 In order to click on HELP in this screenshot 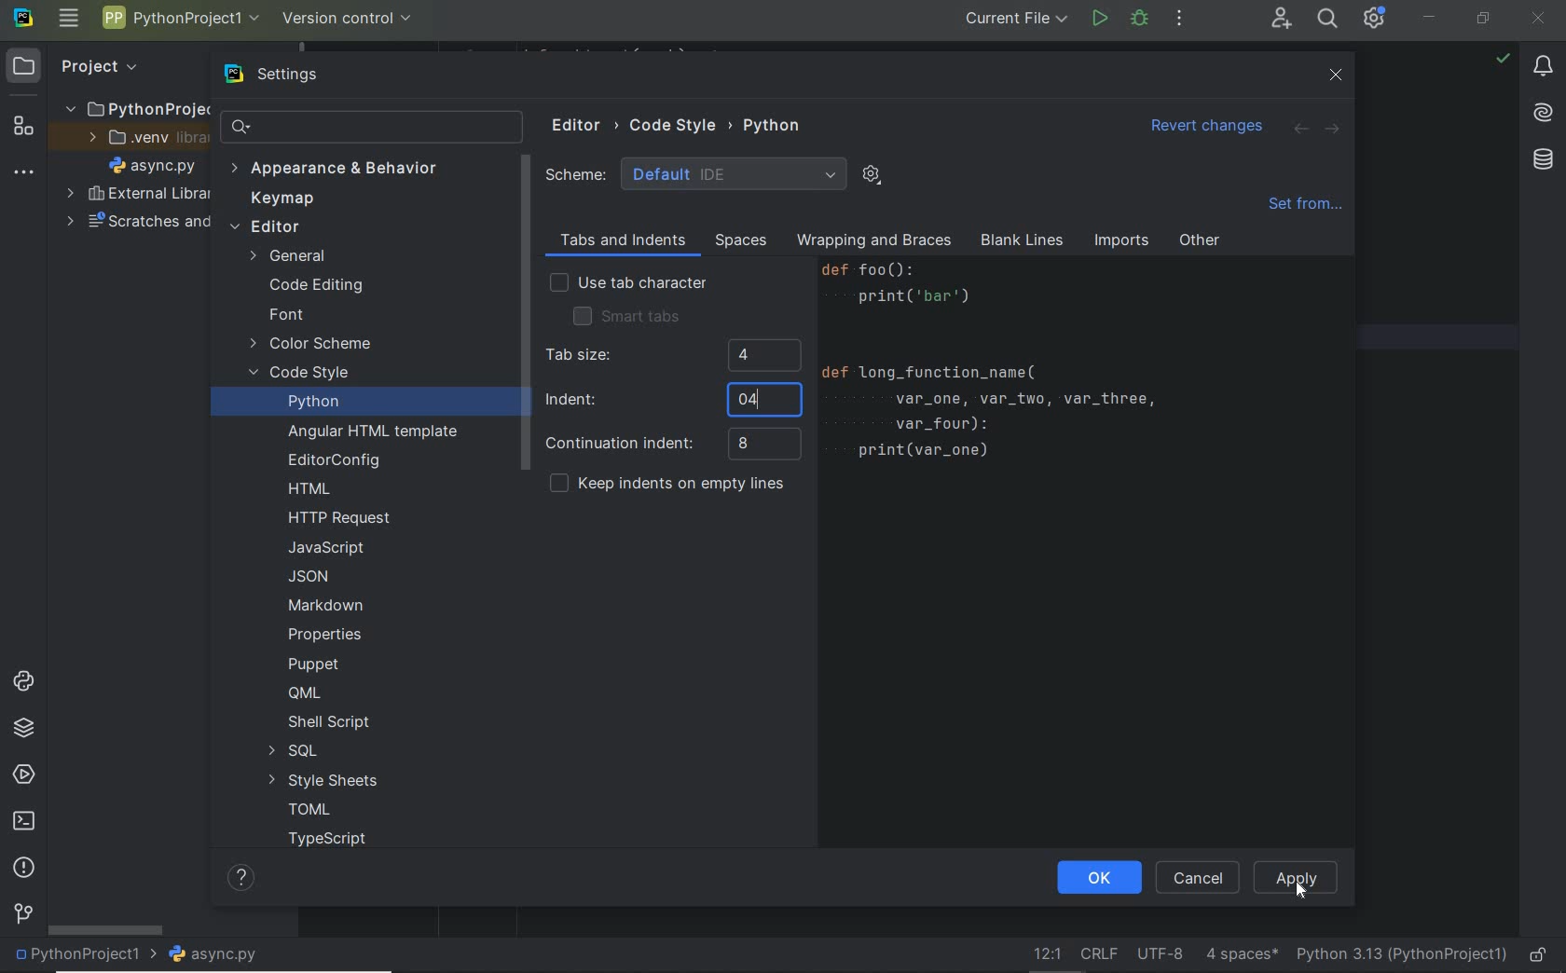, I will do `click(243, 877)`.